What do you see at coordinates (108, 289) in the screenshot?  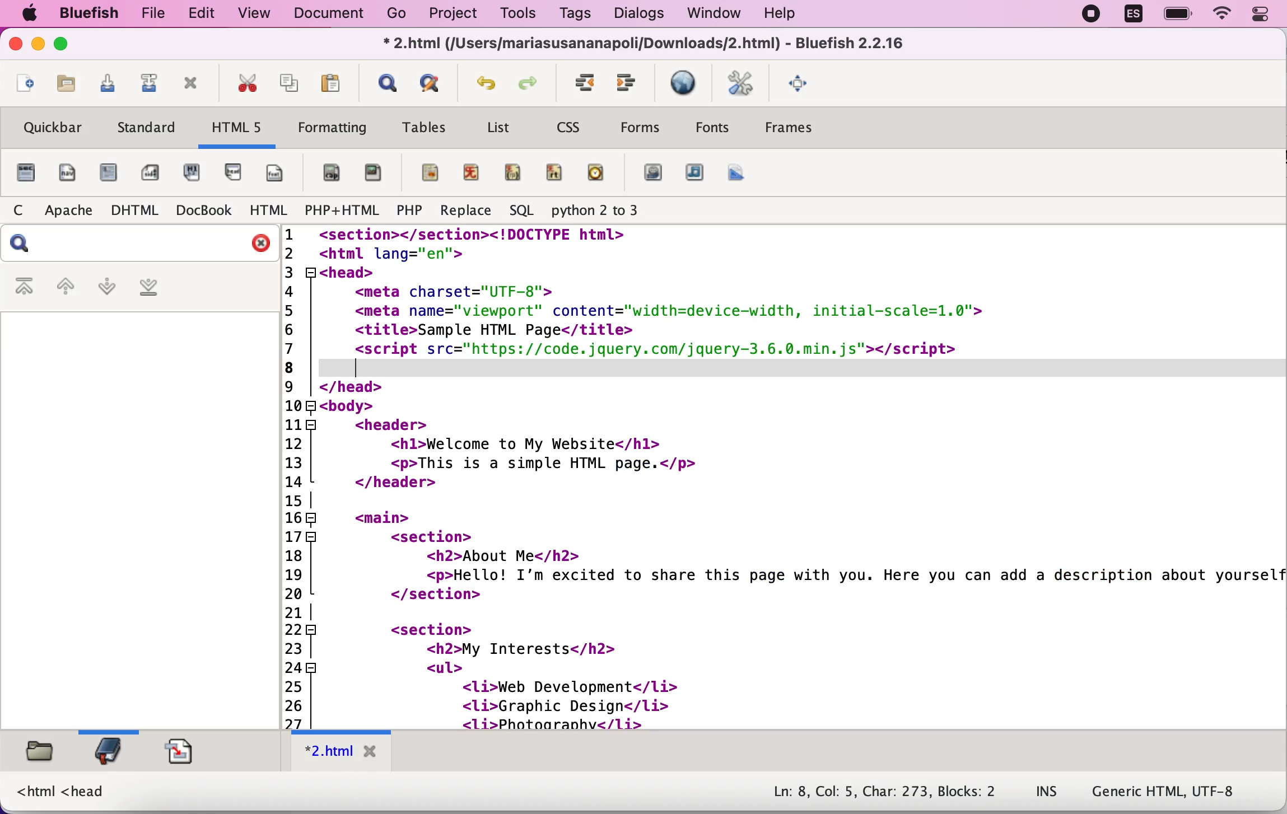 I see `next bookmark` at bounding box center [108, 289].